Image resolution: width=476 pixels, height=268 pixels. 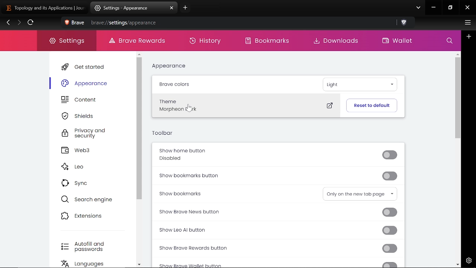 I want to click on Light, so click(x=362, y=83).